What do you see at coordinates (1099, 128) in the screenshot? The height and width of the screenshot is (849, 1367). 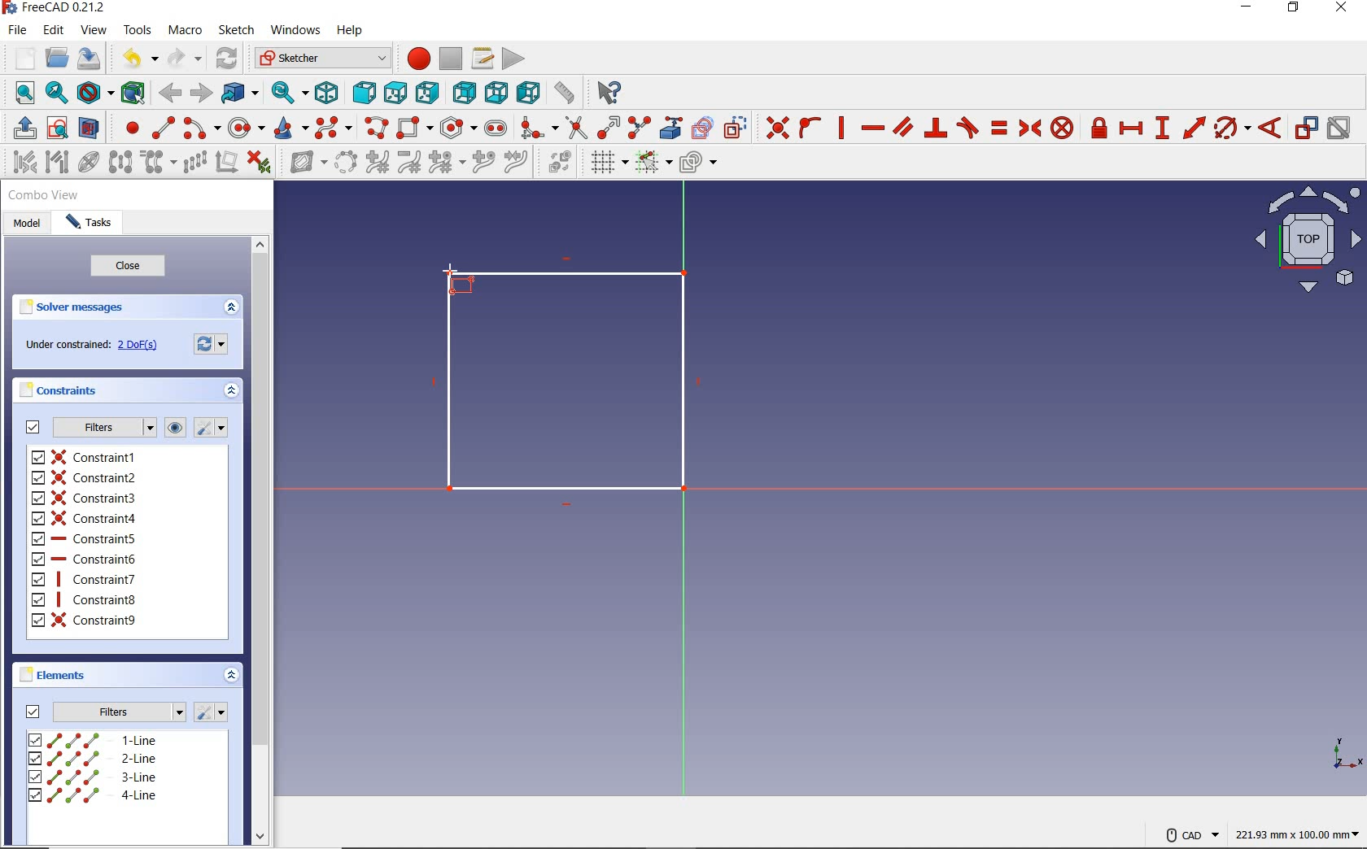 I see `constrain lock` at bounding box center [1099, 128].